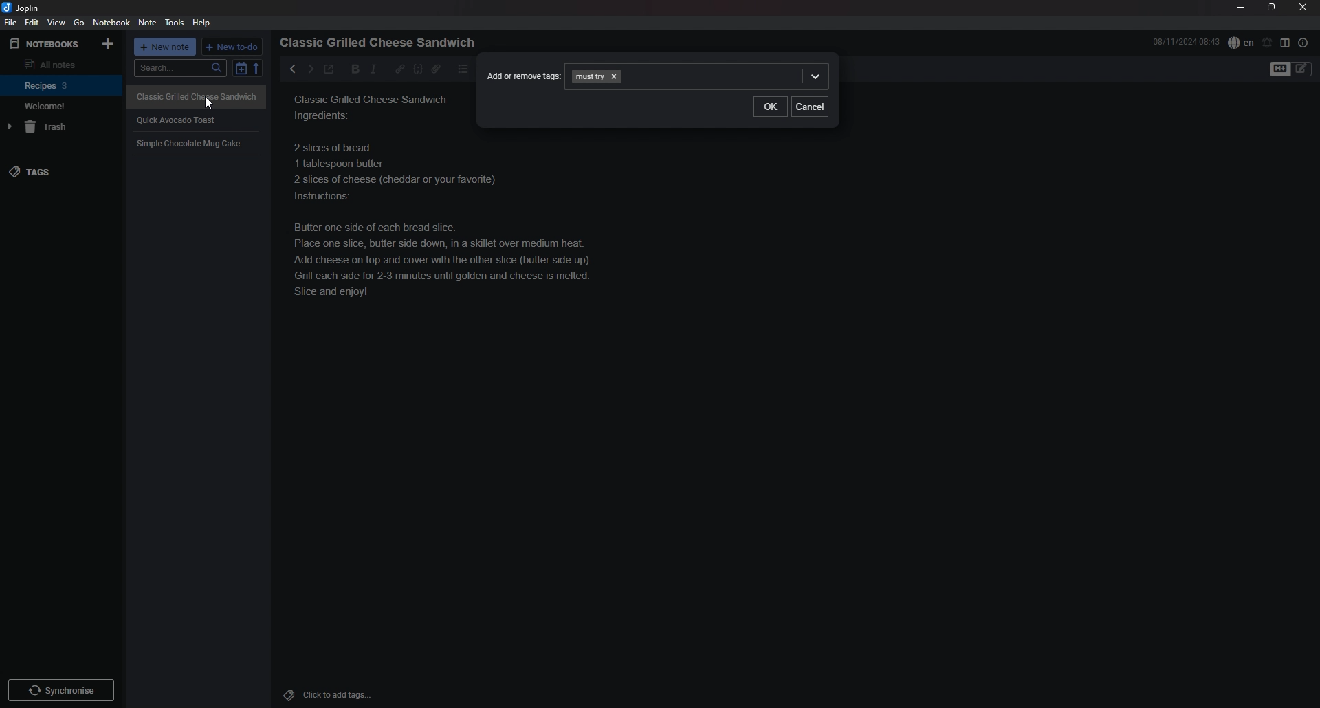 The width and height of the screenshot is (1320, 708). Describe the element at coordinates (417, 69) in the screenshot. I see `code` at that location.